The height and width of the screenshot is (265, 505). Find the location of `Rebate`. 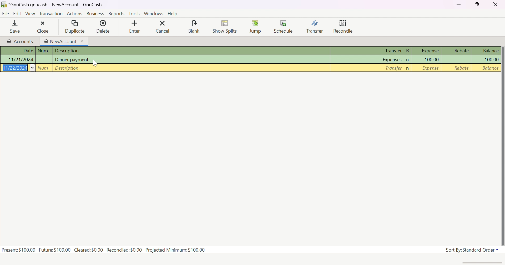

Rebate is located at coordinates (461, 68).